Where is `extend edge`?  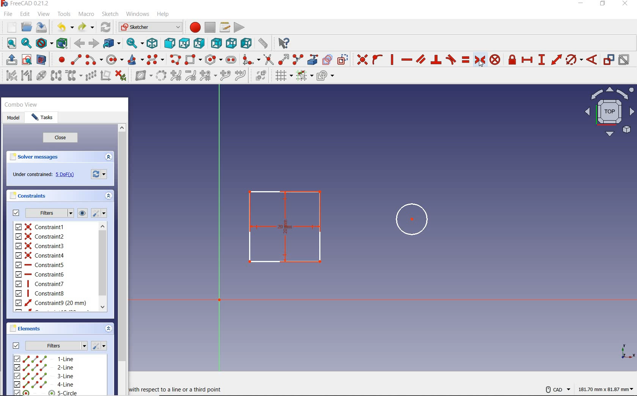 extend edge is located at coordinates (283, 59).